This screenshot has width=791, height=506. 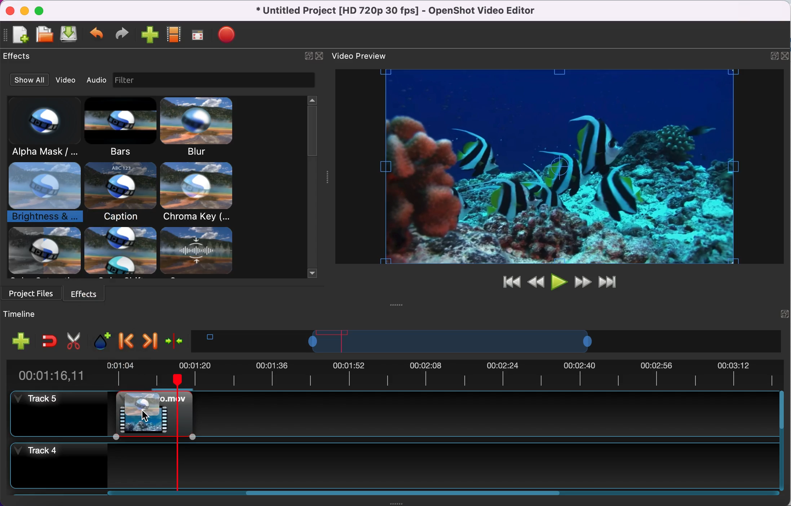 What do you see at coordinates (392, 11) in the screenshot?
I see `title - • Untitled Project [HD 720p 30 fps] - OpenShot Video Editor` at bounding box center [392, 11].